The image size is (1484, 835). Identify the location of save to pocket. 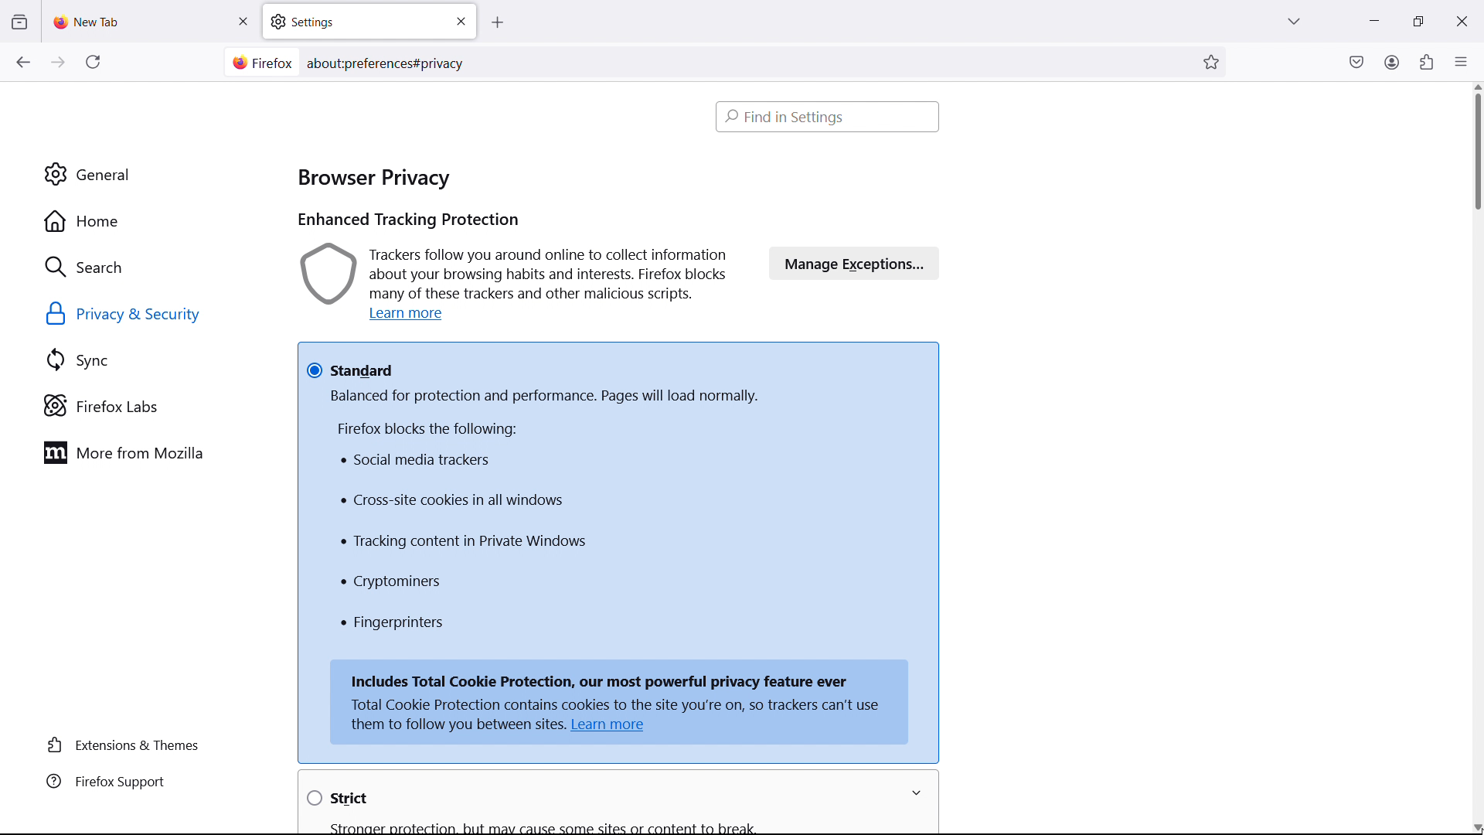
(1356, 61).